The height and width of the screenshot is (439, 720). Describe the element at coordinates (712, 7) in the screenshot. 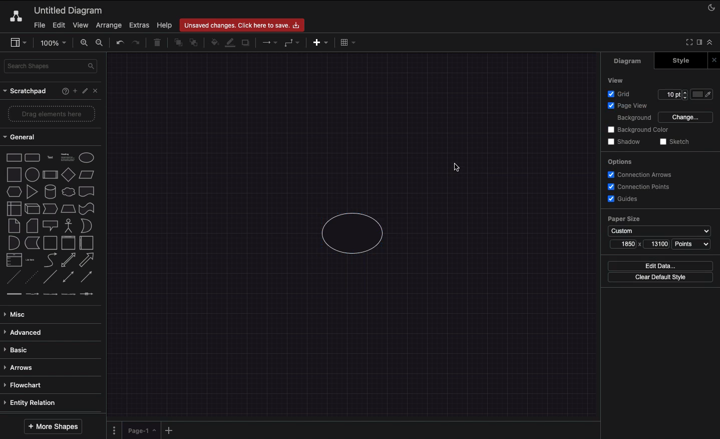

I see `Night mode ` at that location.